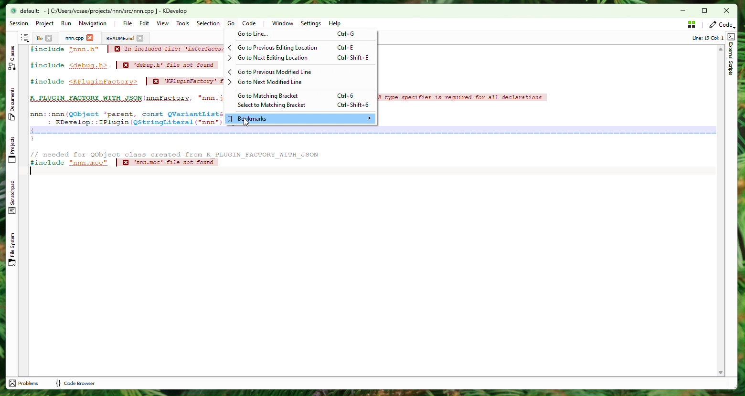 Image resolution: width=745 pixels, height=396 pixels. Describe the element at coordinates (303, 95) in the screenshot. I see `Go to Matching Bracket` at that location.